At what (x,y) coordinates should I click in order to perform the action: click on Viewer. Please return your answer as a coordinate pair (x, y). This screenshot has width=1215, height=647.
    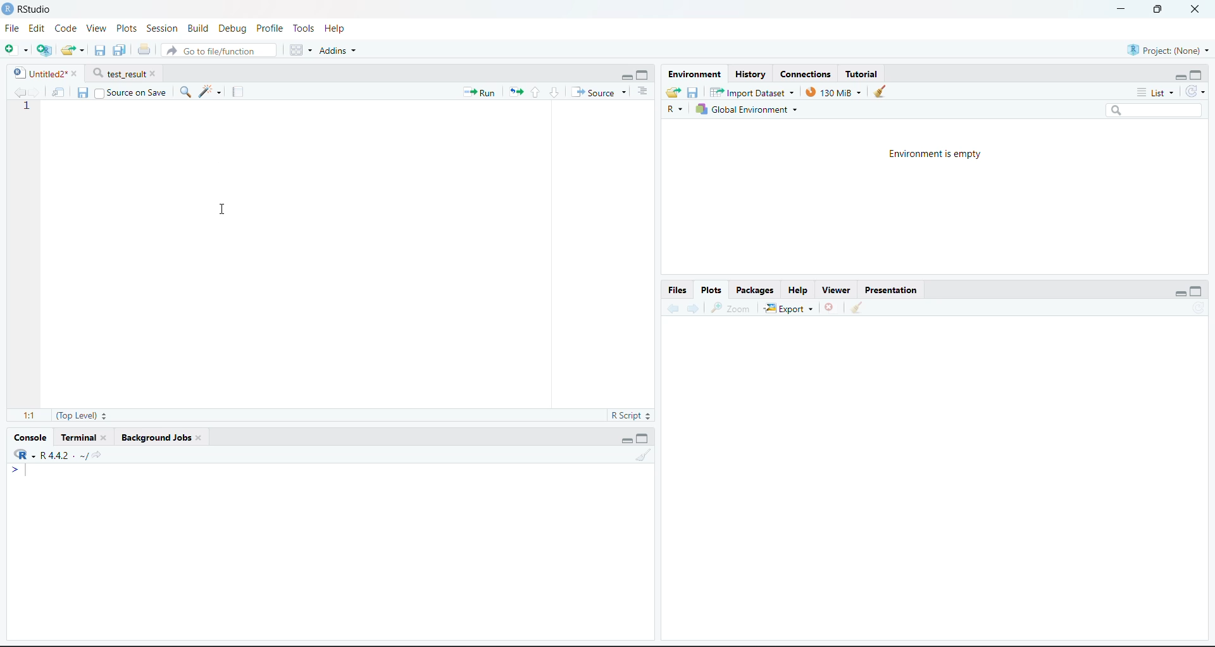
    Looking at the image, I should click on (835, 287).